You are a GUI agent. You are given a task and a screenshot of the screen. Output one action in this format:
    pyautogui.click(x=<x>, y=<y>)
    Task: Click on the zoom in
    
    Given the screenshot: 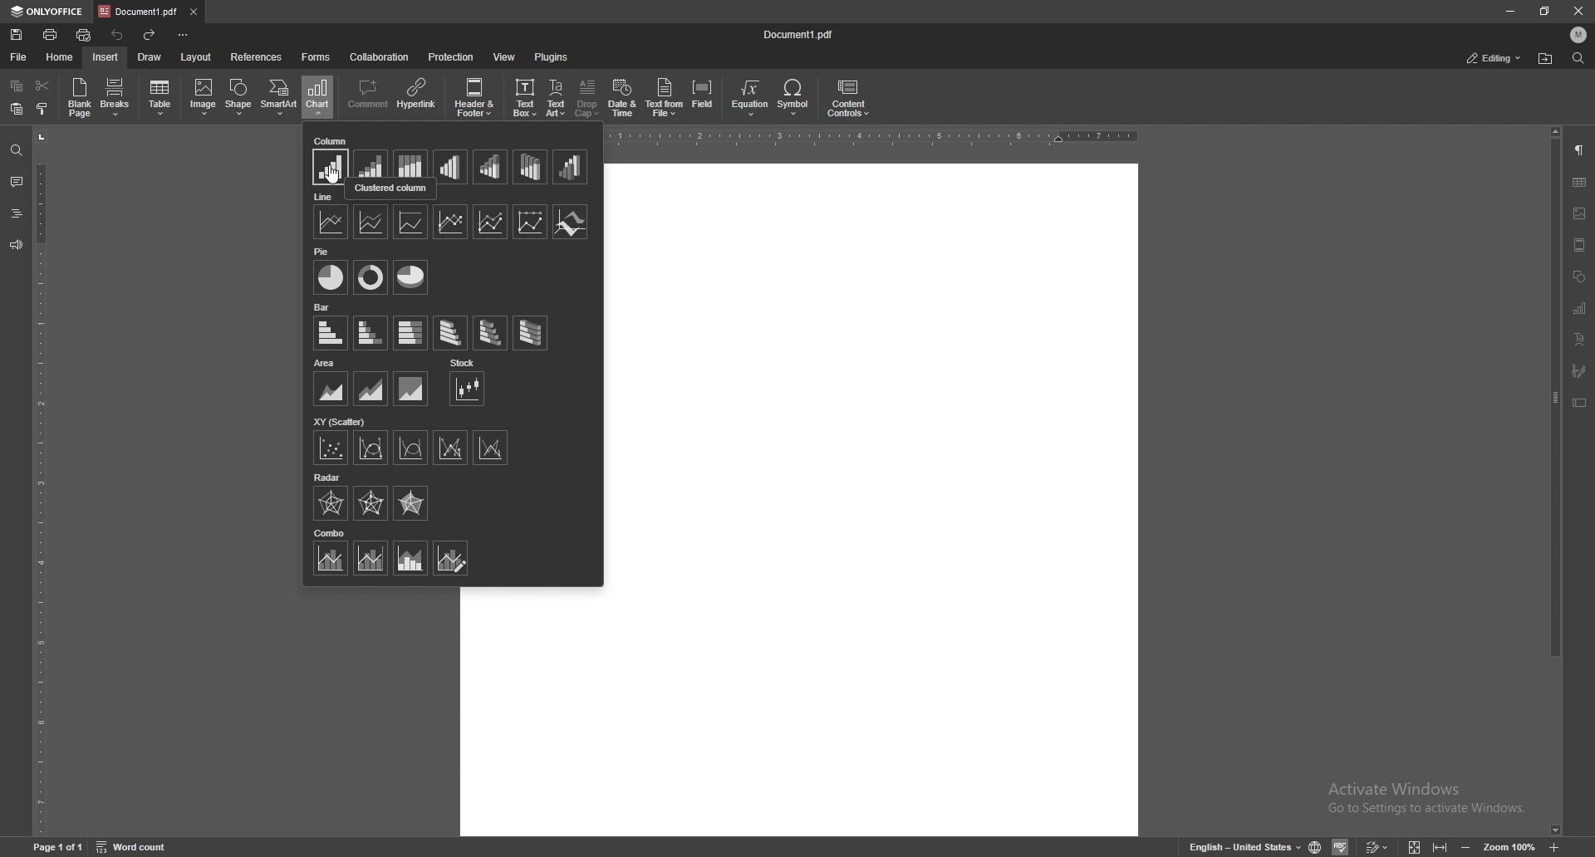 What is the action you would take?
    pyautogui.click(x=1557, y=847)
    